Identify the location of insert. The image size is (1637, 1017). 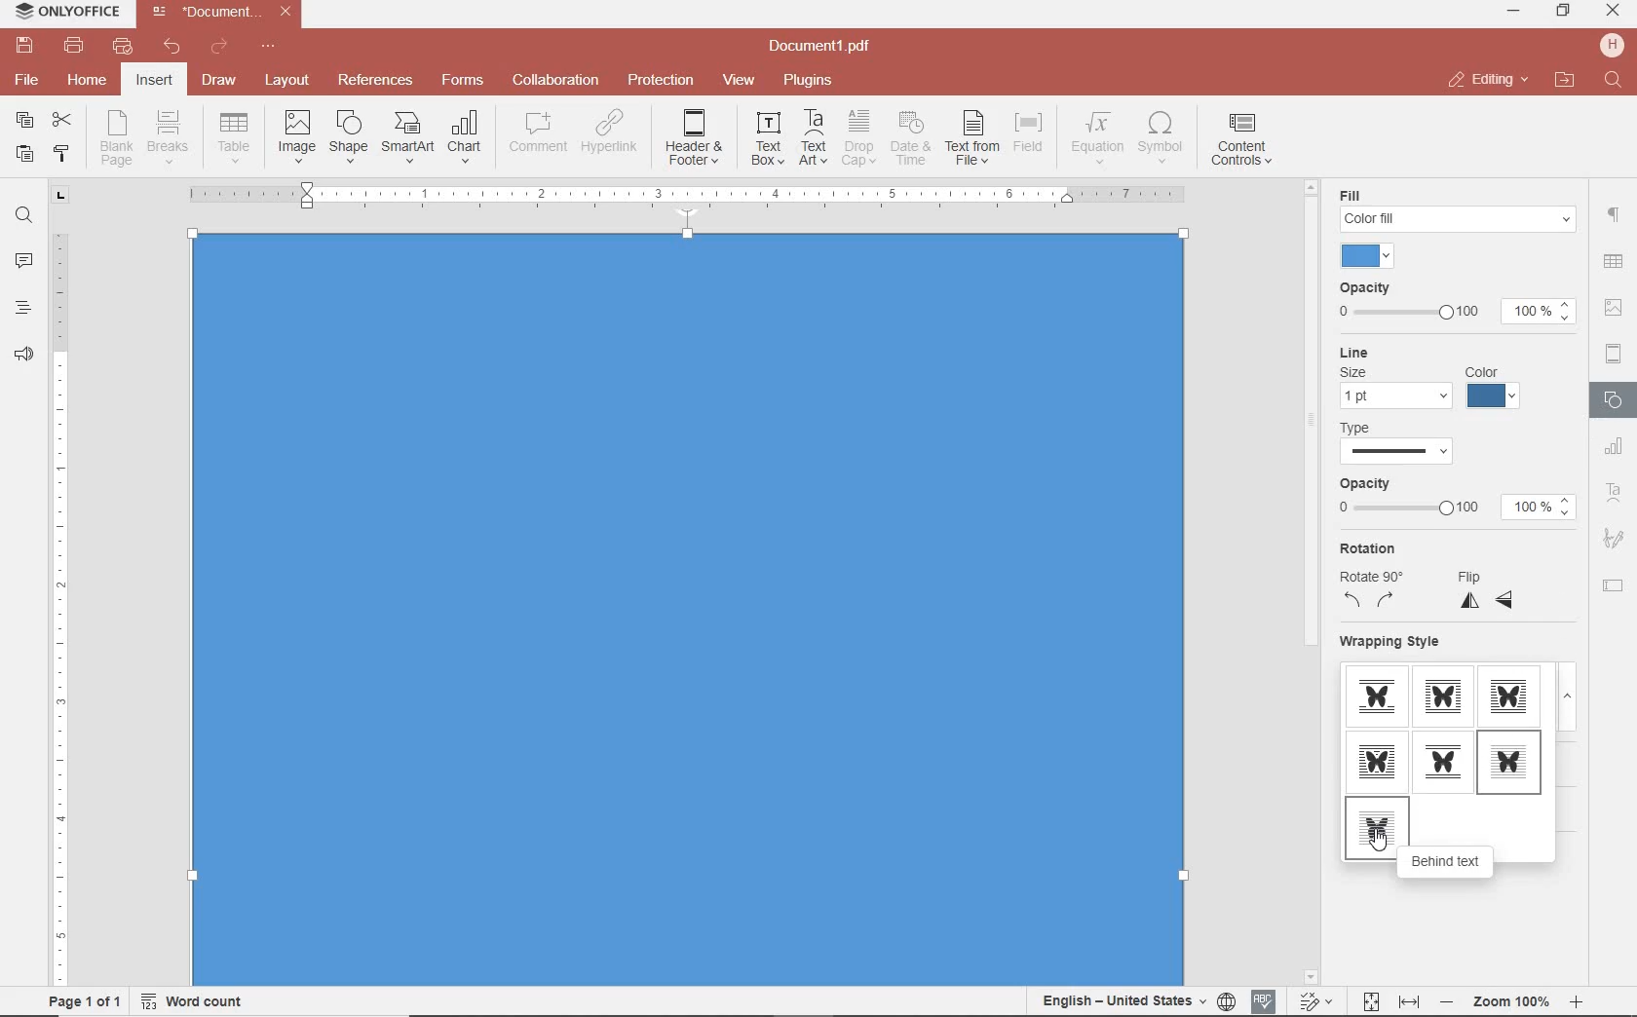
(153, 82).